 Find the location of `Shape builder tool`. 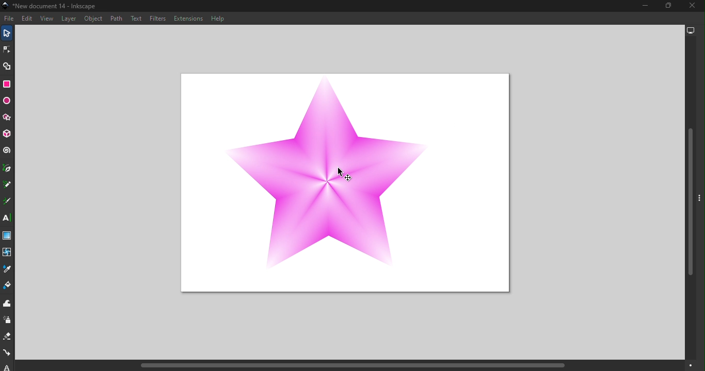

Shape builder tool is located at coordinates (6, 67).